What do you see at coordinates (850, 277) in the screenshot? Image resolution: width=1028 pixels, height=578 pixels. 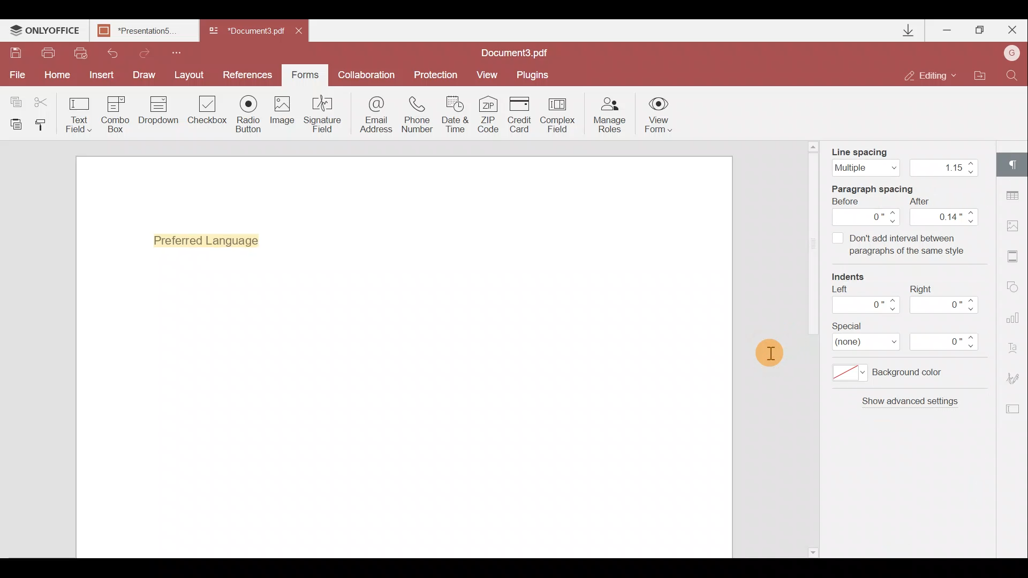 I see `Indents` at bounding box center [850, 277].